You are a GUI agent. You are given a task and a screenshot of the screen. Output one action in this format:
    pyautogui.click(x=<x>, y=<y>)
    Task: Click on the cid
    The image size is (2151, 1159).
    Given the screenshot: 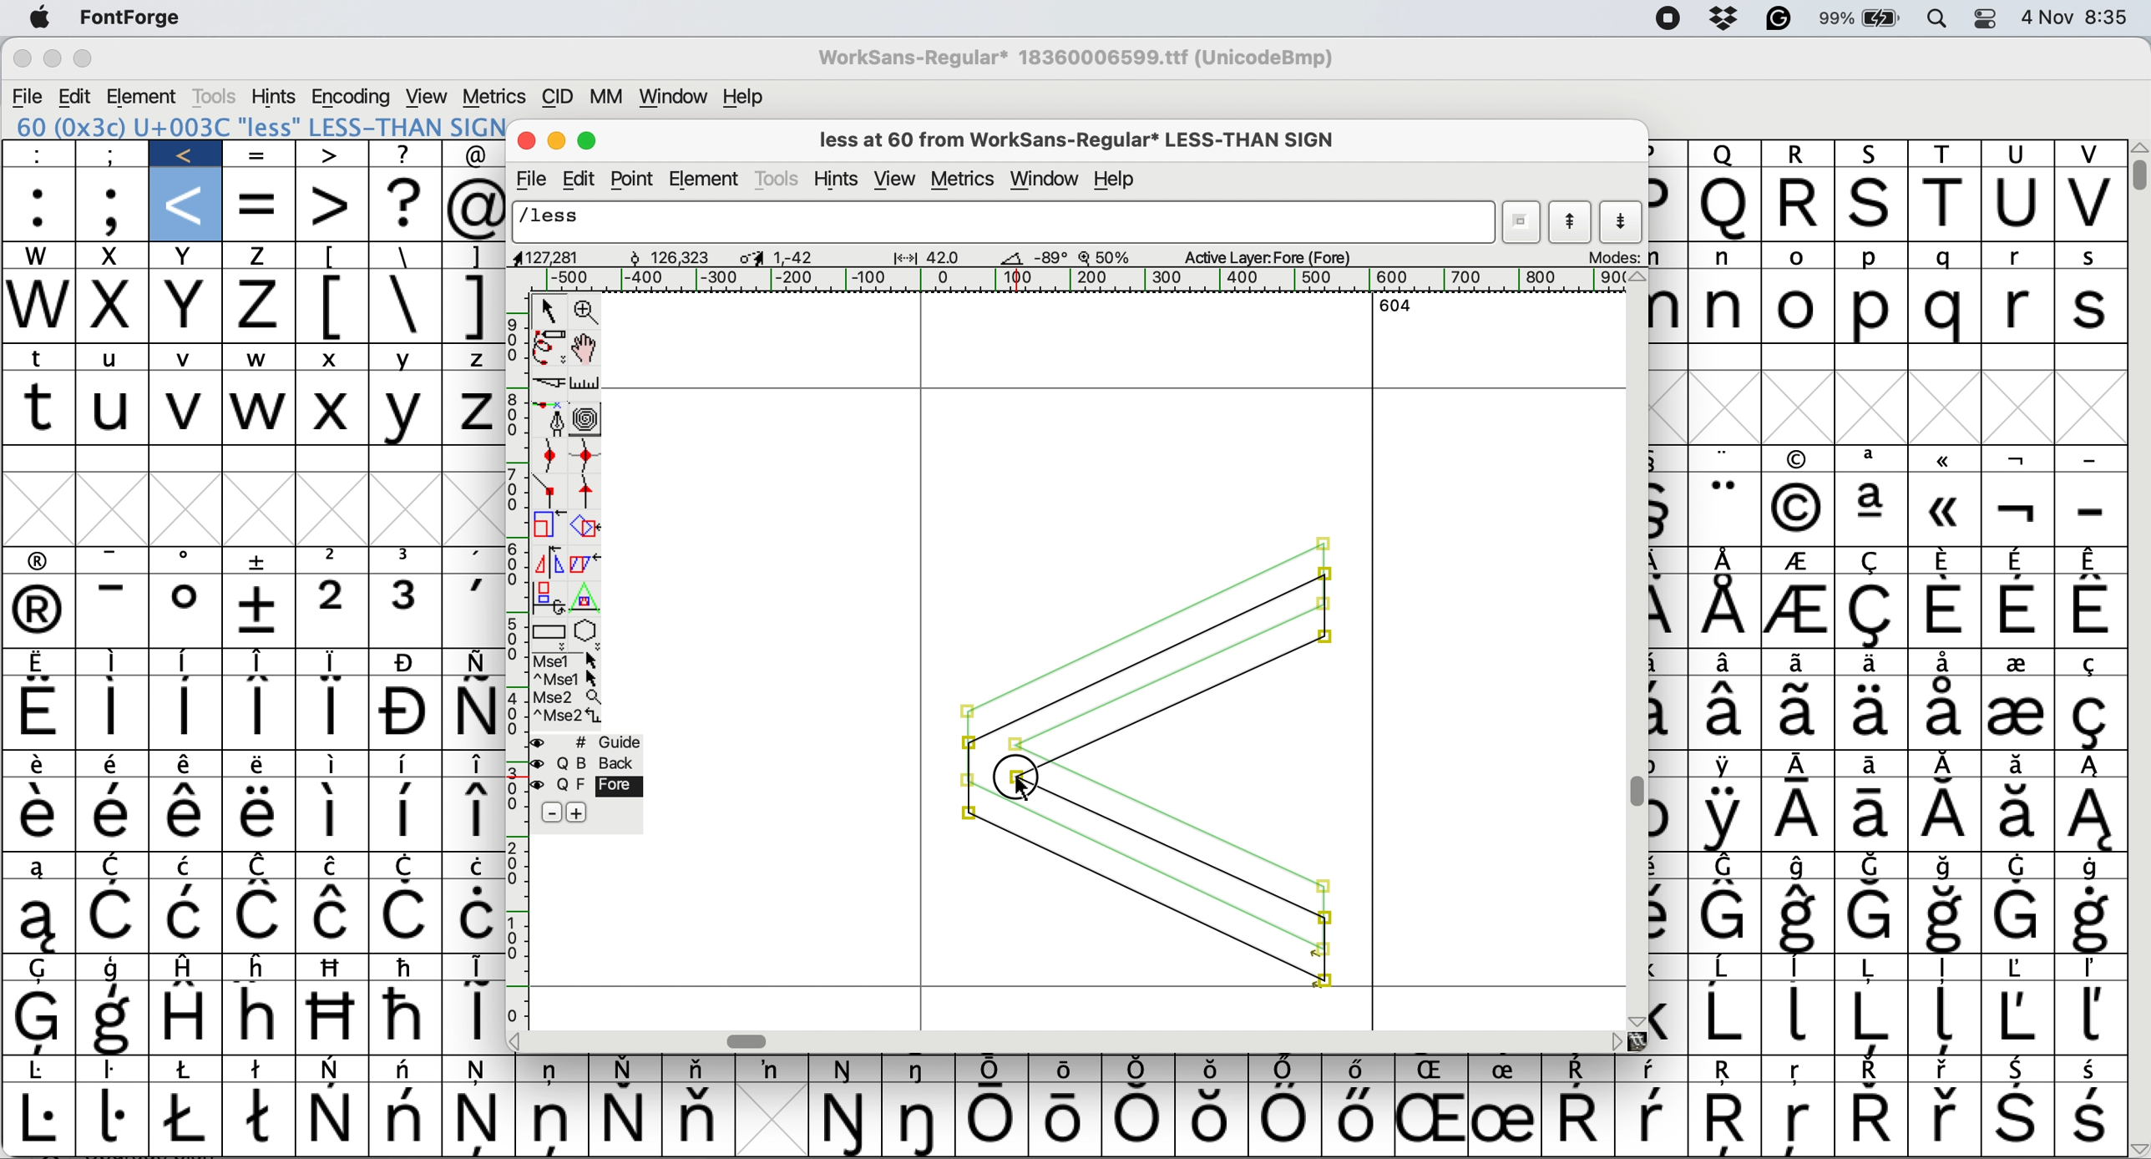 What is the action you would take?
    pyautogui.click(x=558, y=98)
    